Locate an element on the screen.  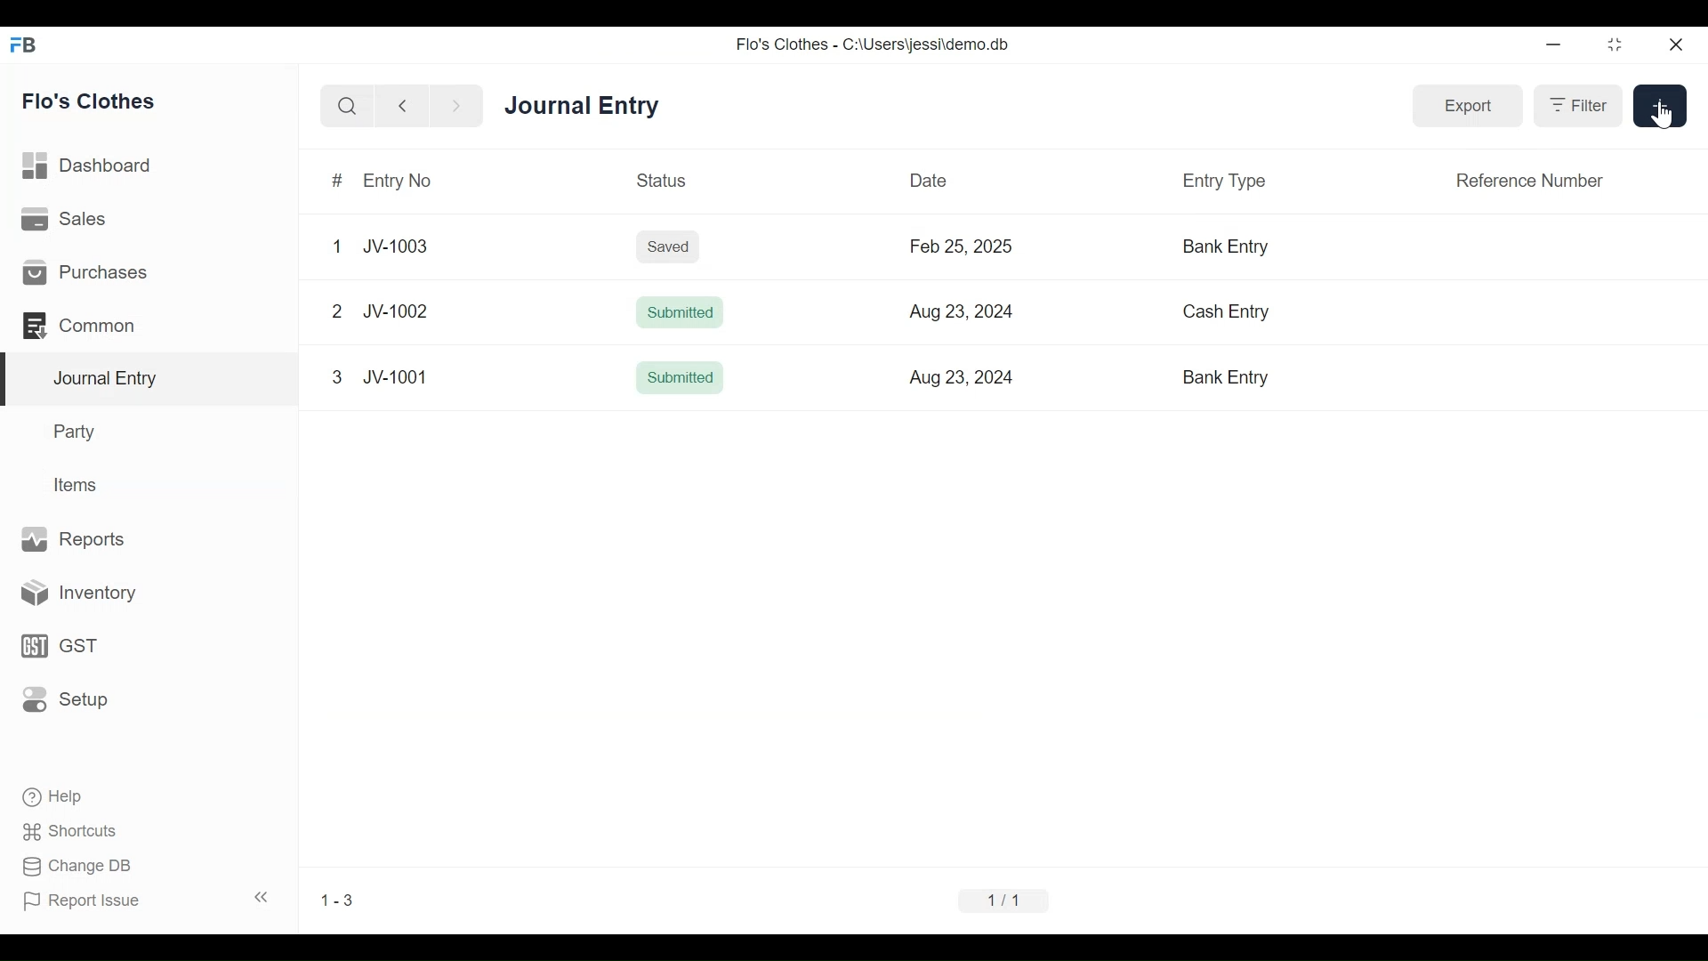
minimize is located at coordinates (1557, 46).